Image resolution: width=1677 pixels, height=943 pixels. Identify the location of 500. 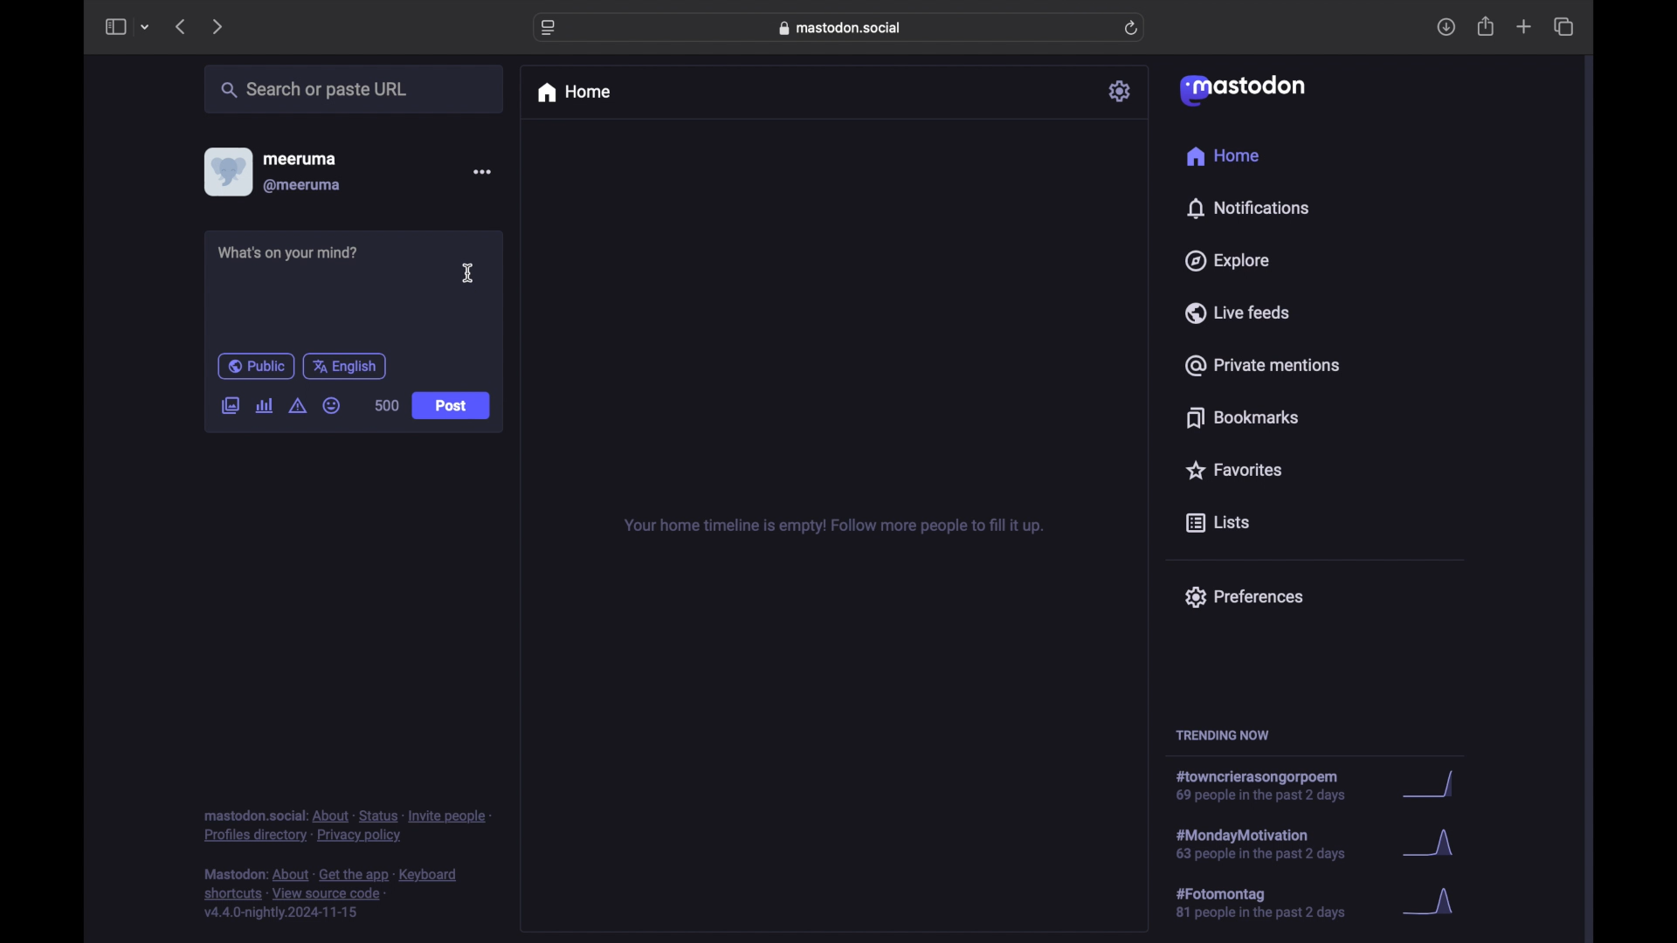
(386, 405).